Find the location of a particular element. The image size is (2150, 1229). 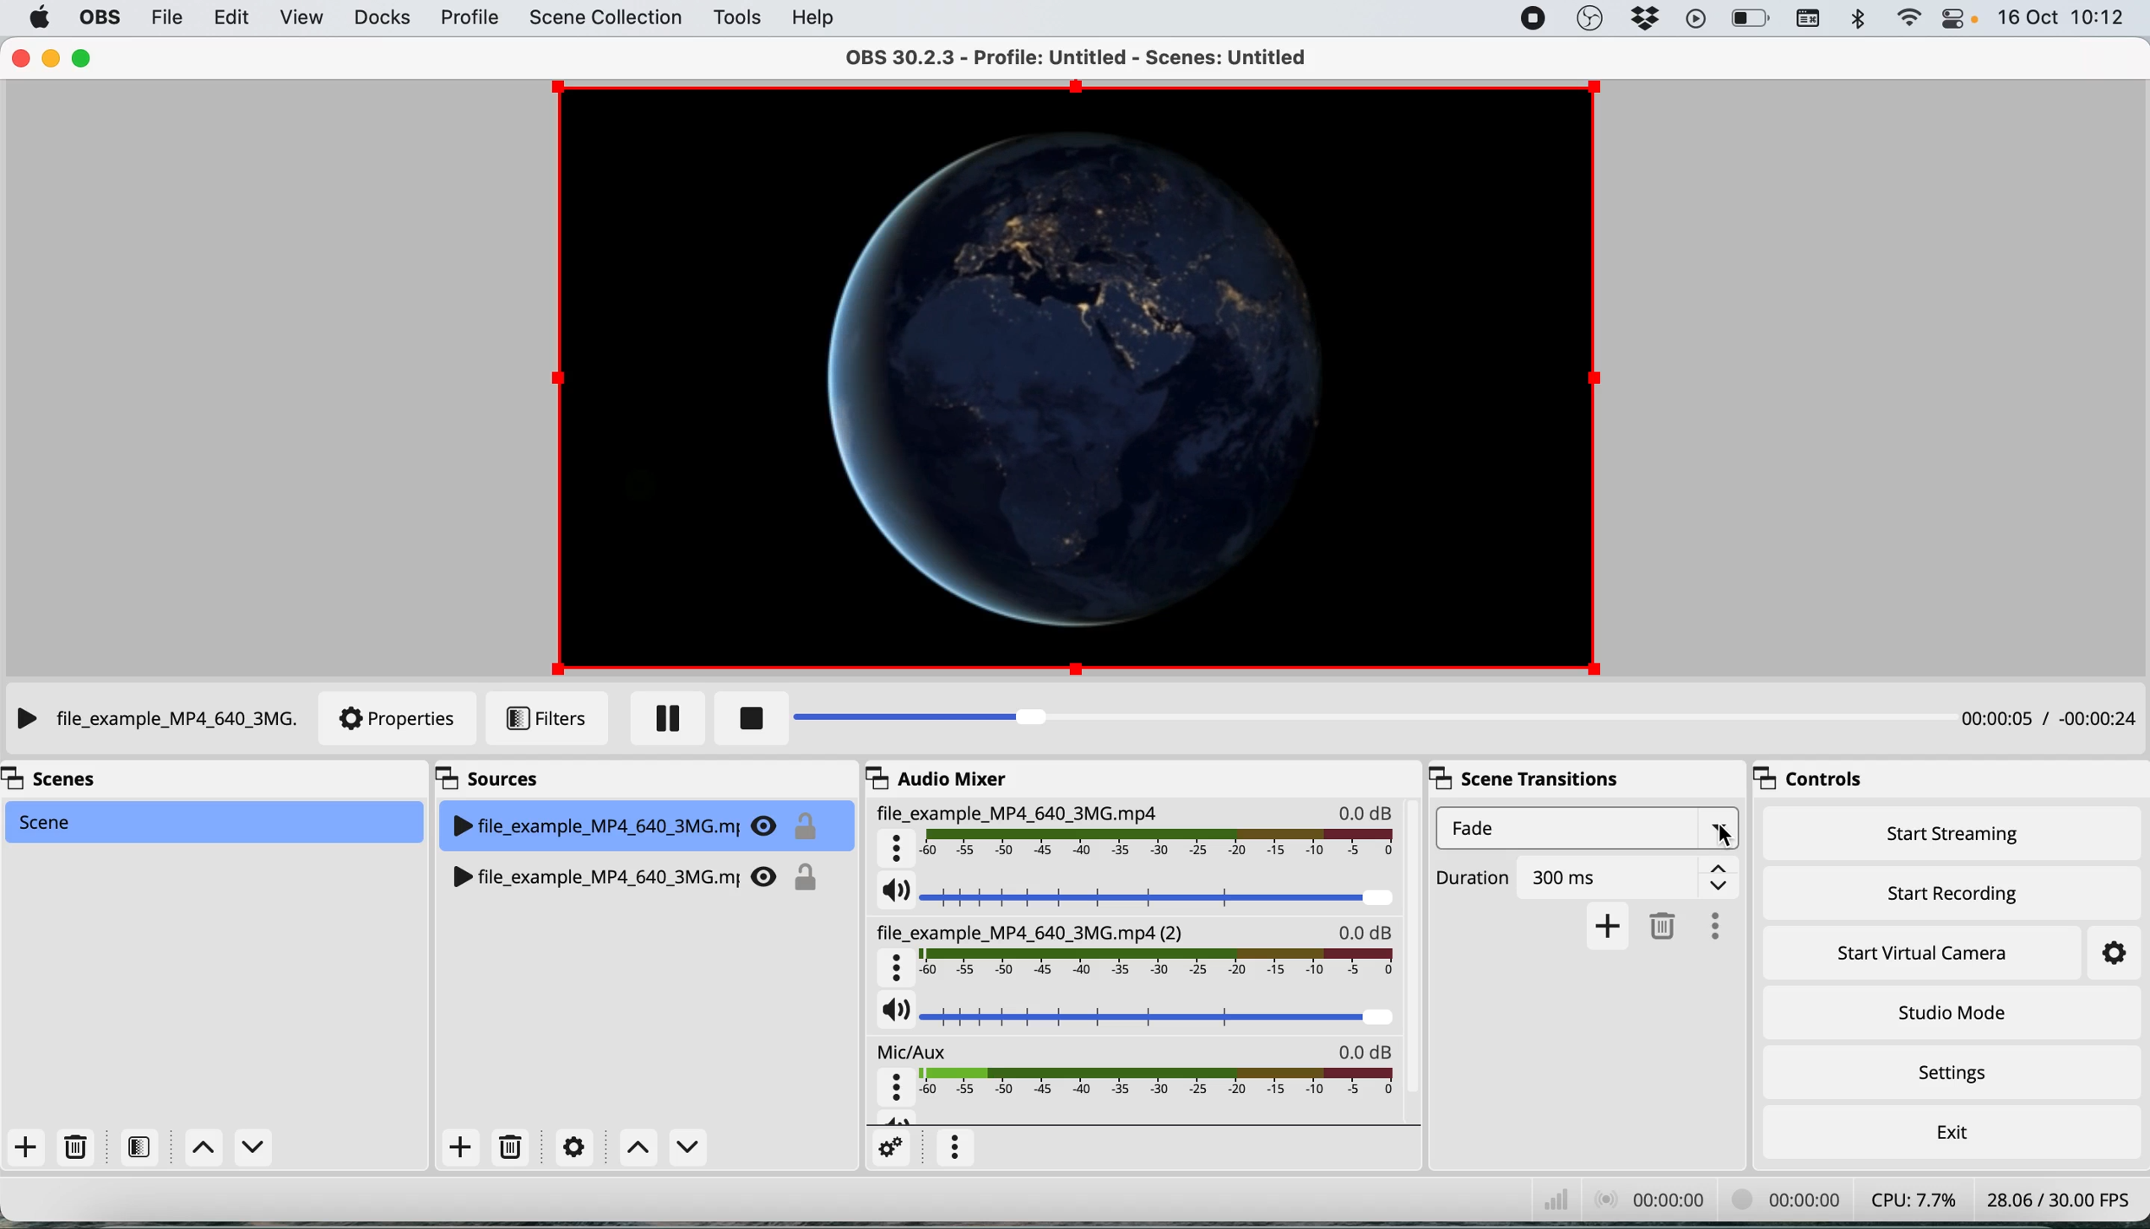

CPU: 7.7% is located at coordinates (1908, 1199).